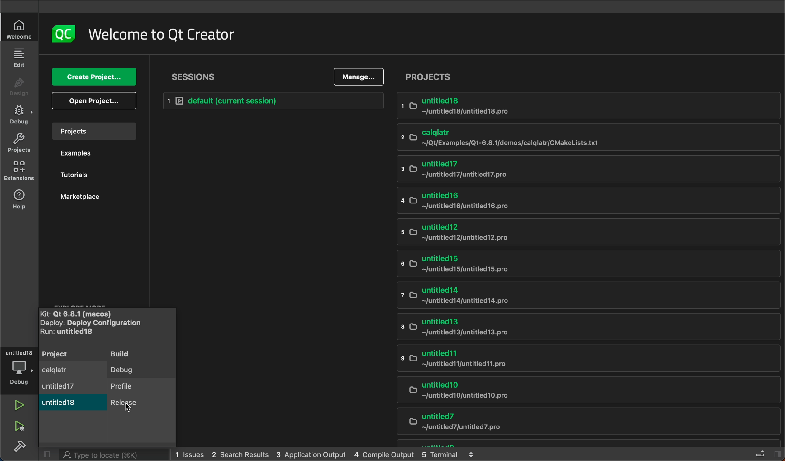  Describe the element at coordinates (89, 202) in the screenshot. I see `marketplace` at that location.